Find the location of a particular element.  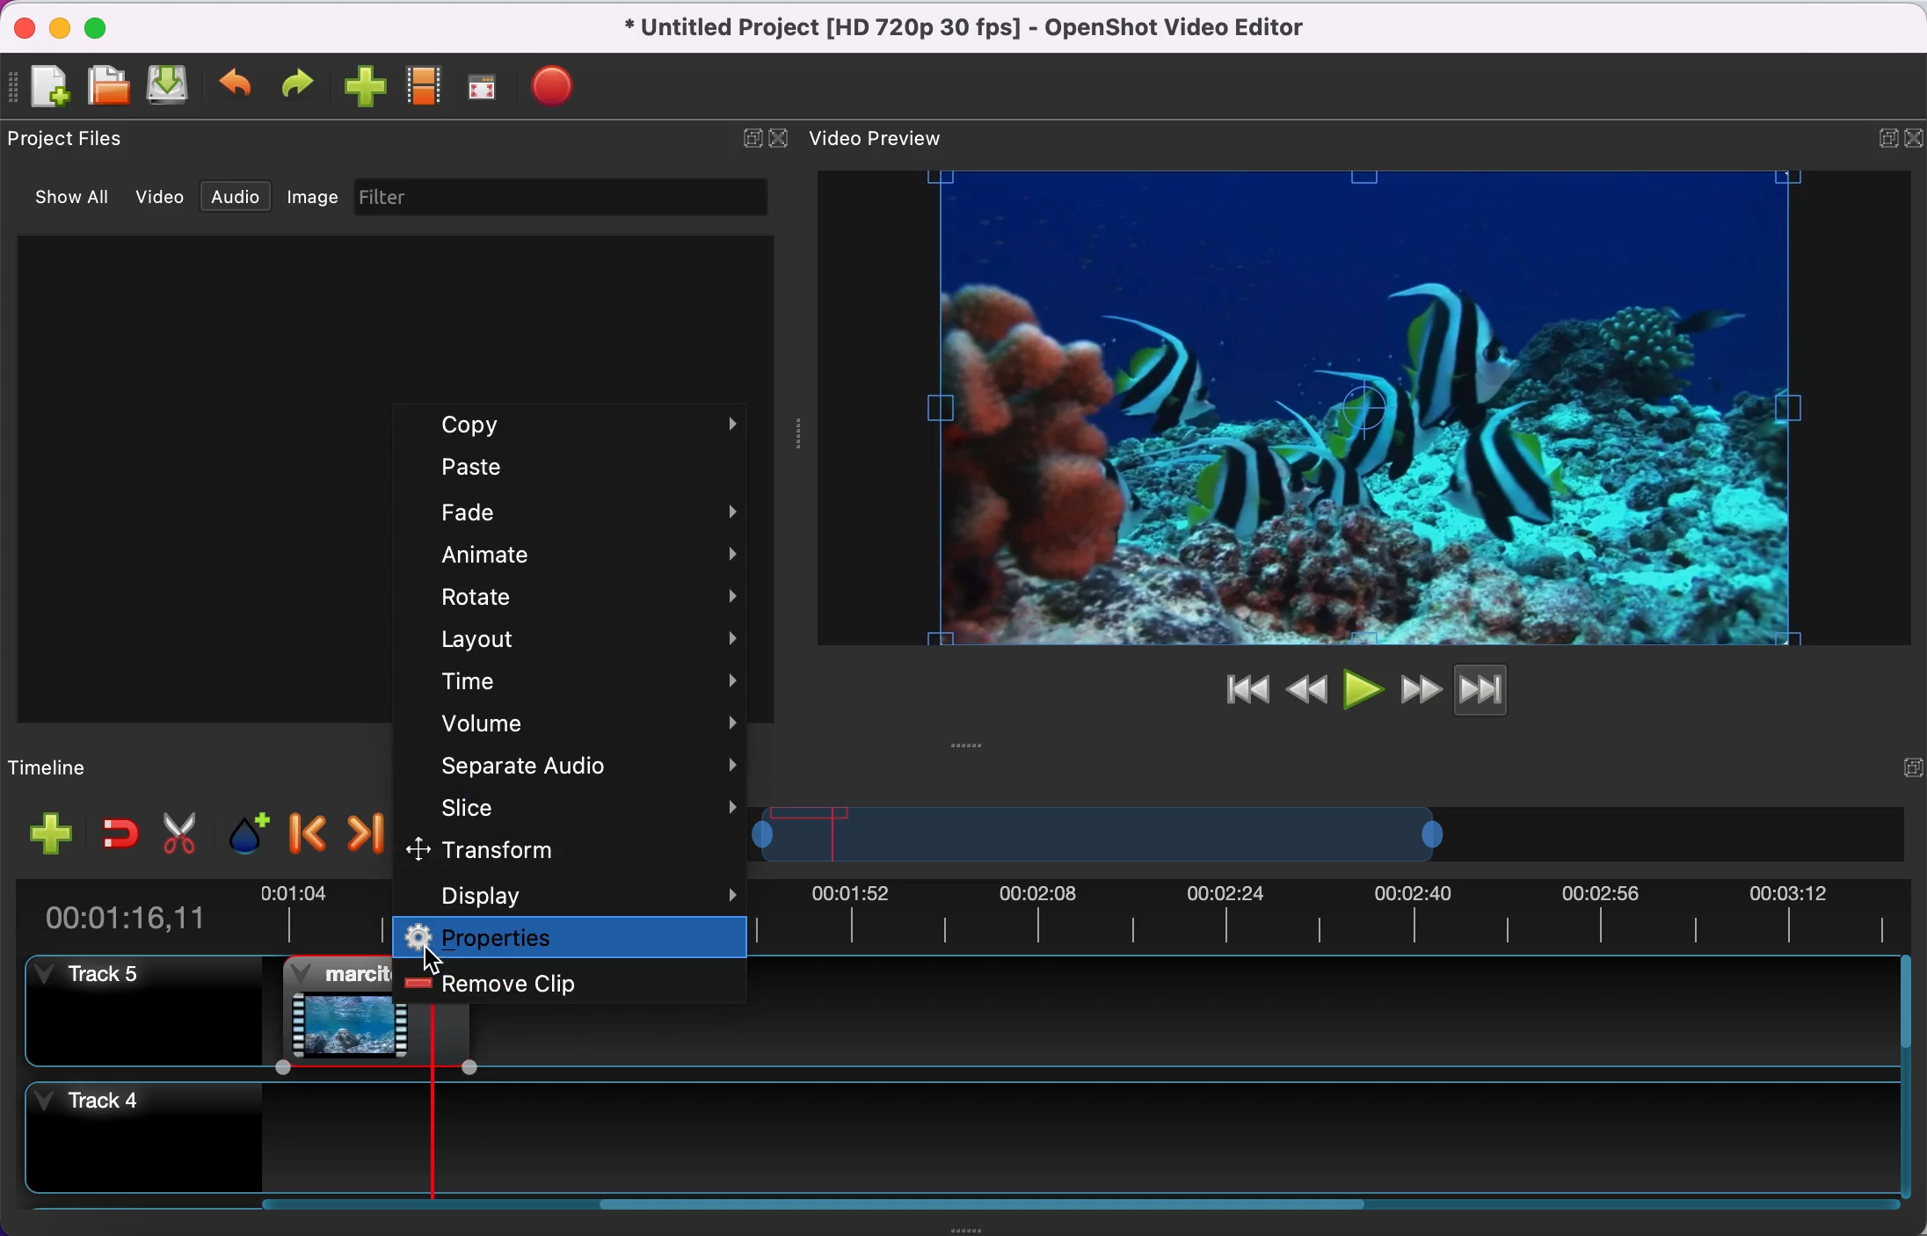

fade is located at coordinates (592, 512).